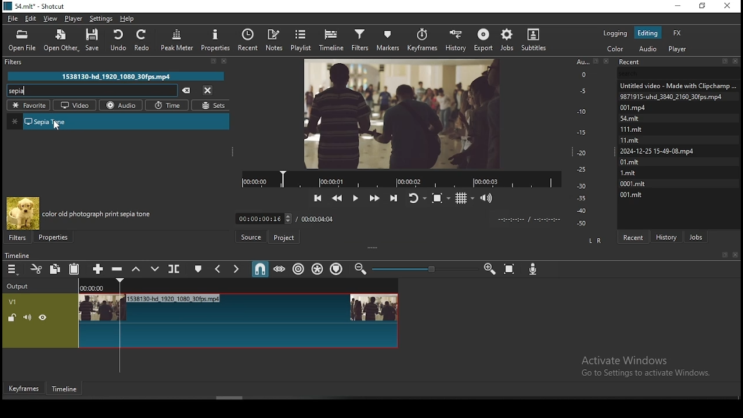  What do you see at coordinates (582, 142) in the screenshot?
I see `scale` at bounding box center [582, 142].